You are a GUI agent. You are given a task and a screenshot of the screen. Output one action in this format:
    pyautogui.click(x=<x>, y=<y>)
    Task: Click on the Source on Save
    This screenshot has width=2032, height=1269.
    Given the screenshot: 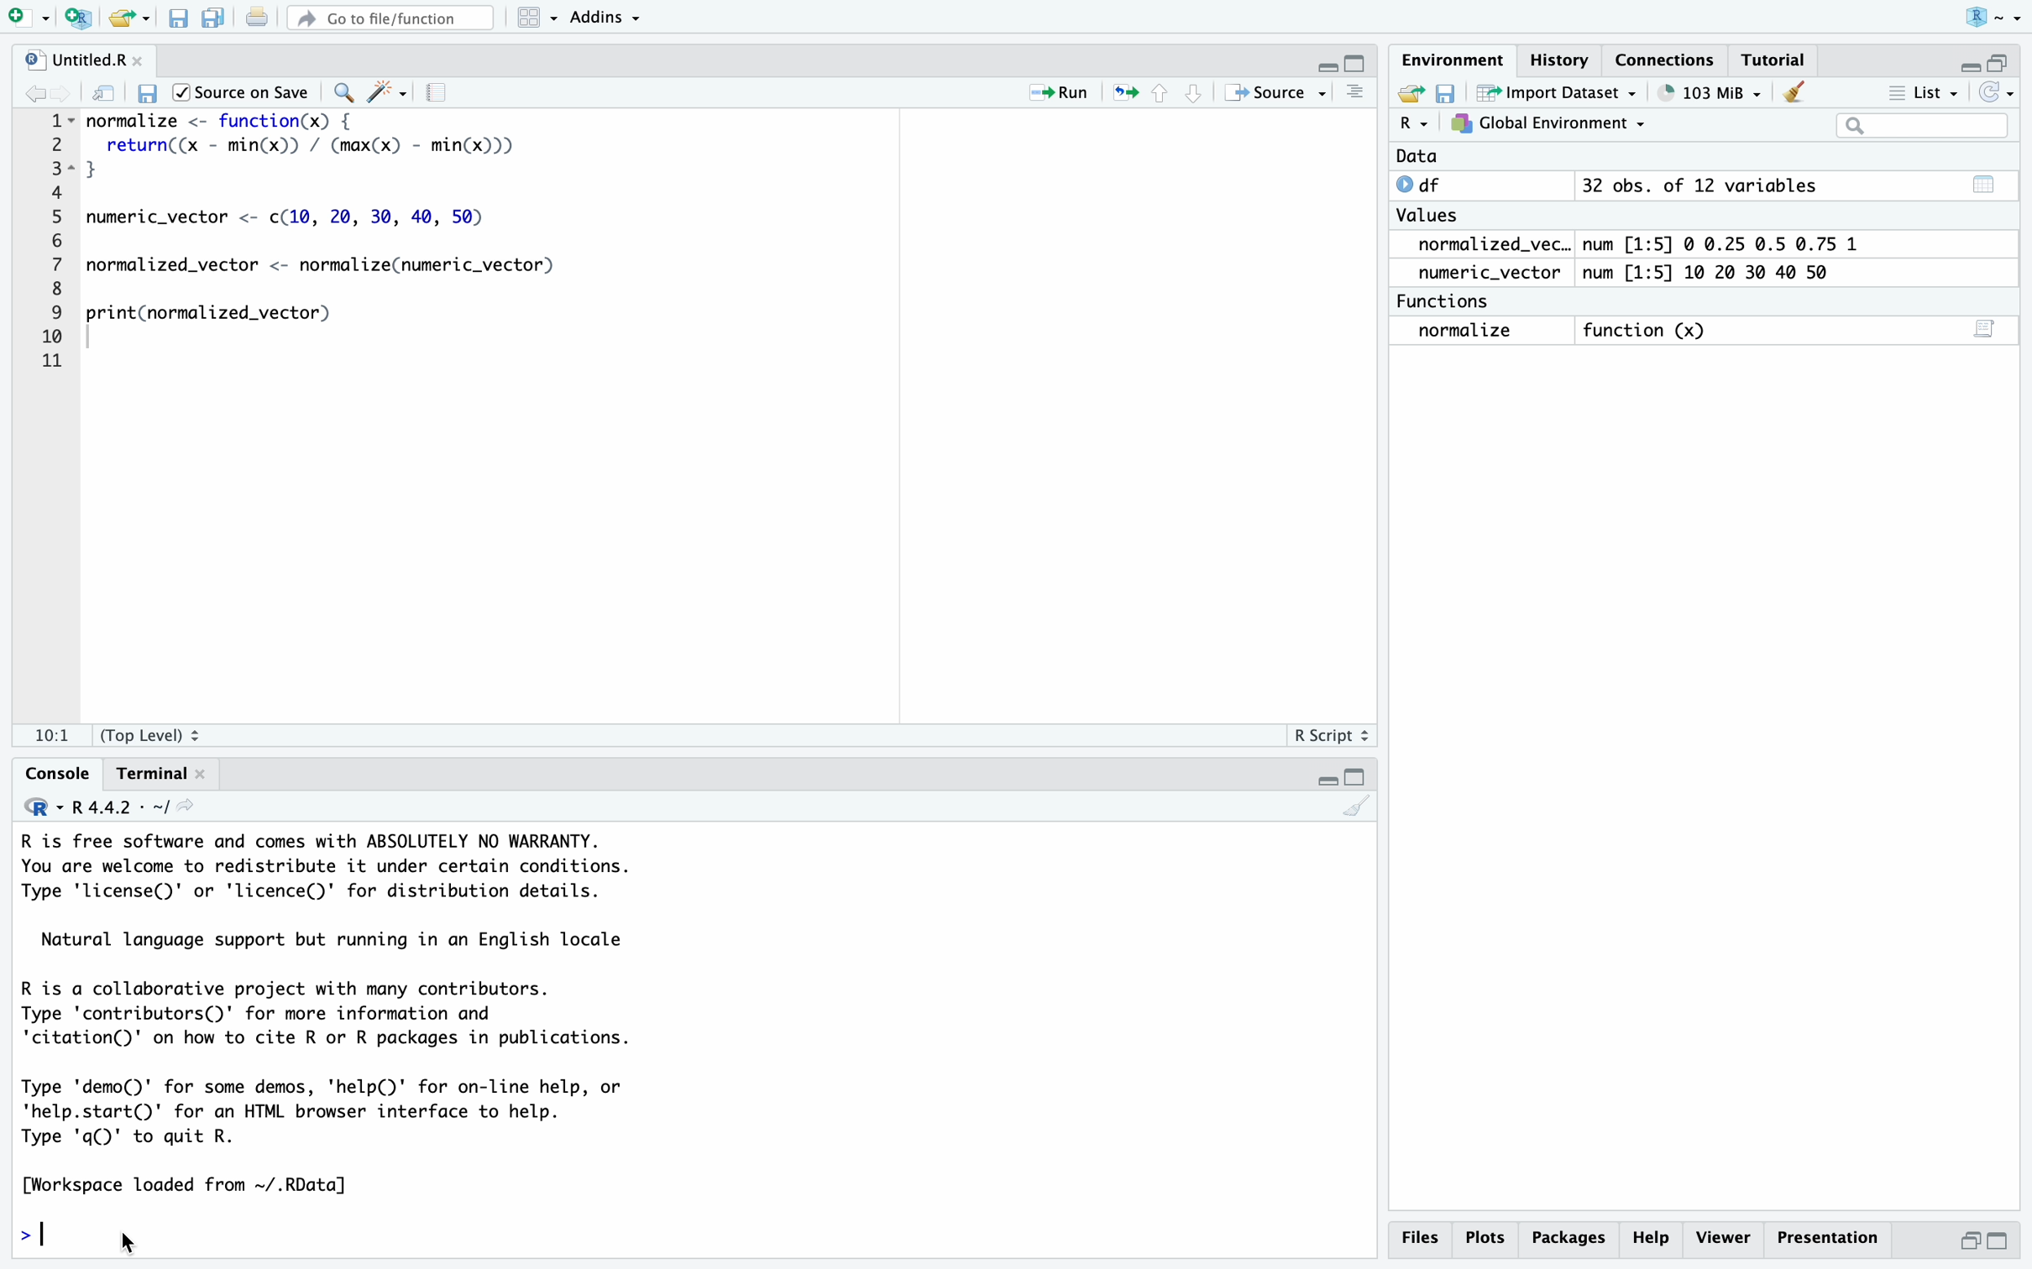 What is the action you would take?
    pyautogui.click(x=246, y=93)
    